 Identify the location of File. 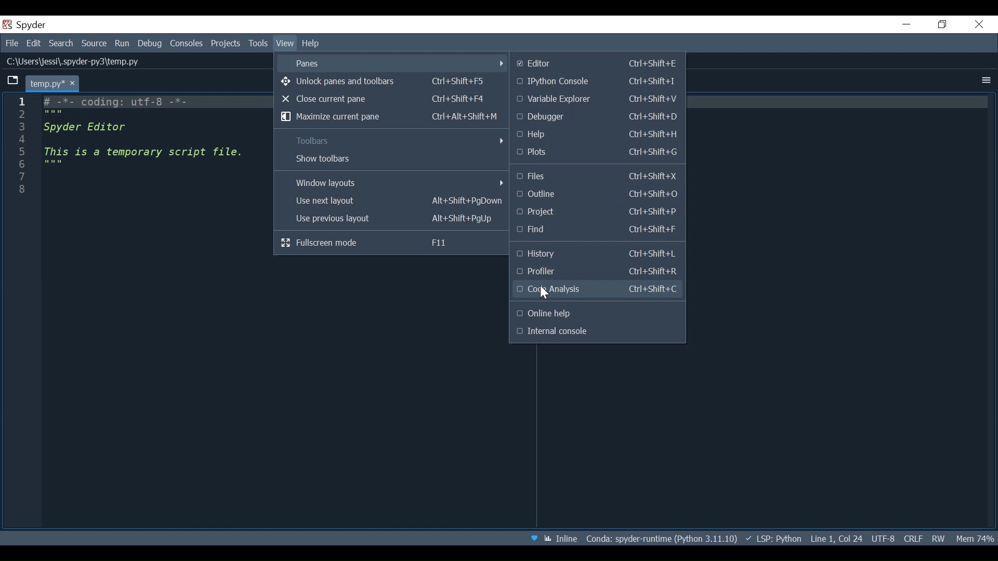
(10, 43).